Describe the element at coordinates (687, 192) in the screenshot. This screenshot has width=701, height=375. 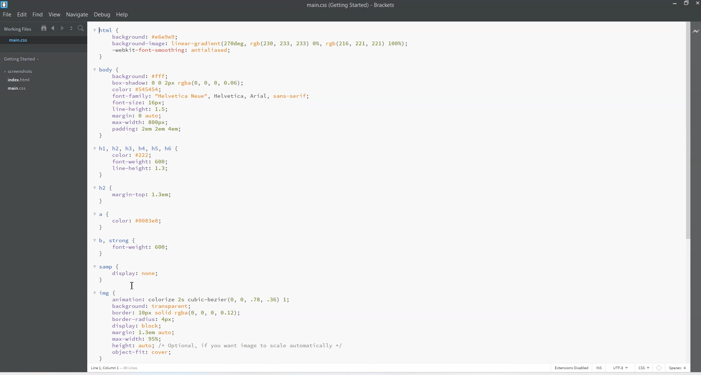
I see `Vertical Scroll Bar` at that location.